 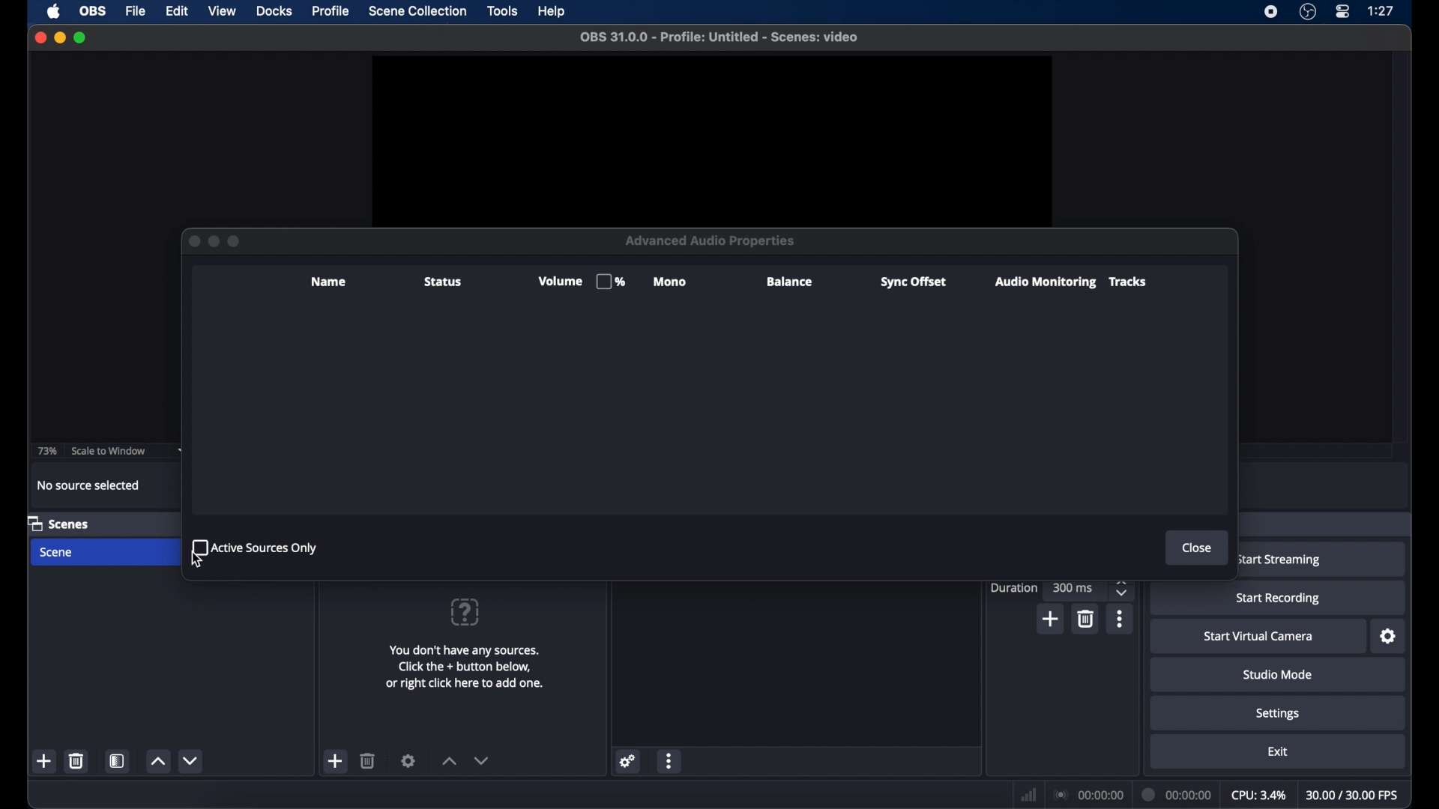 I want to click on file name, so click(x=721, y=37).